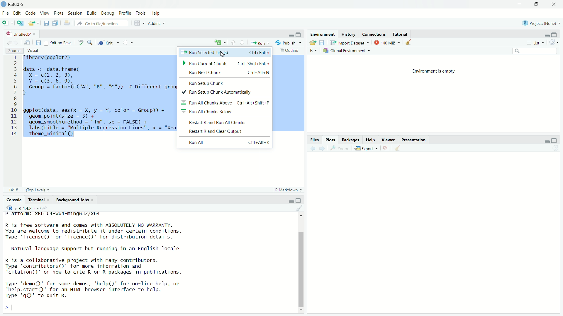 Image resolution: width=563 pixels, height=316 pixels. I want to click on Run +, so click(261, 42).